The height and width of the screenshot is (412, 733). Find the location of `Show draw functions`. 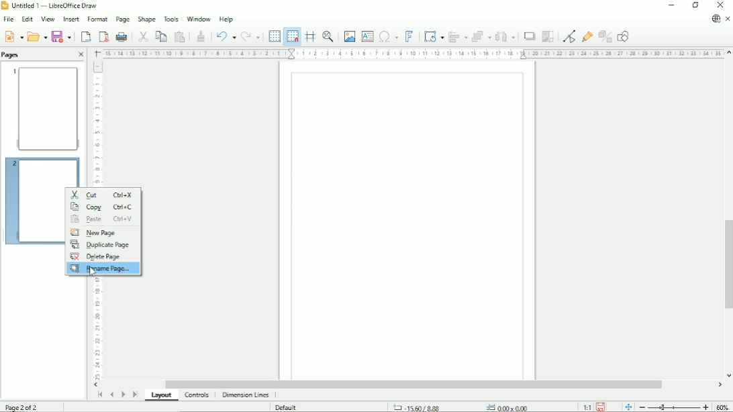

Show draw functions is located at coordinates (623, 36).